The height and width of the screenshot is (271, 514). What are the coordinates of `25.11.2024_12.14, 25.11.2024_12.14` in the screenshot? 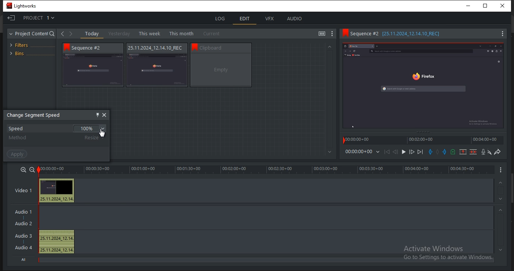 It's located at (58, 242).